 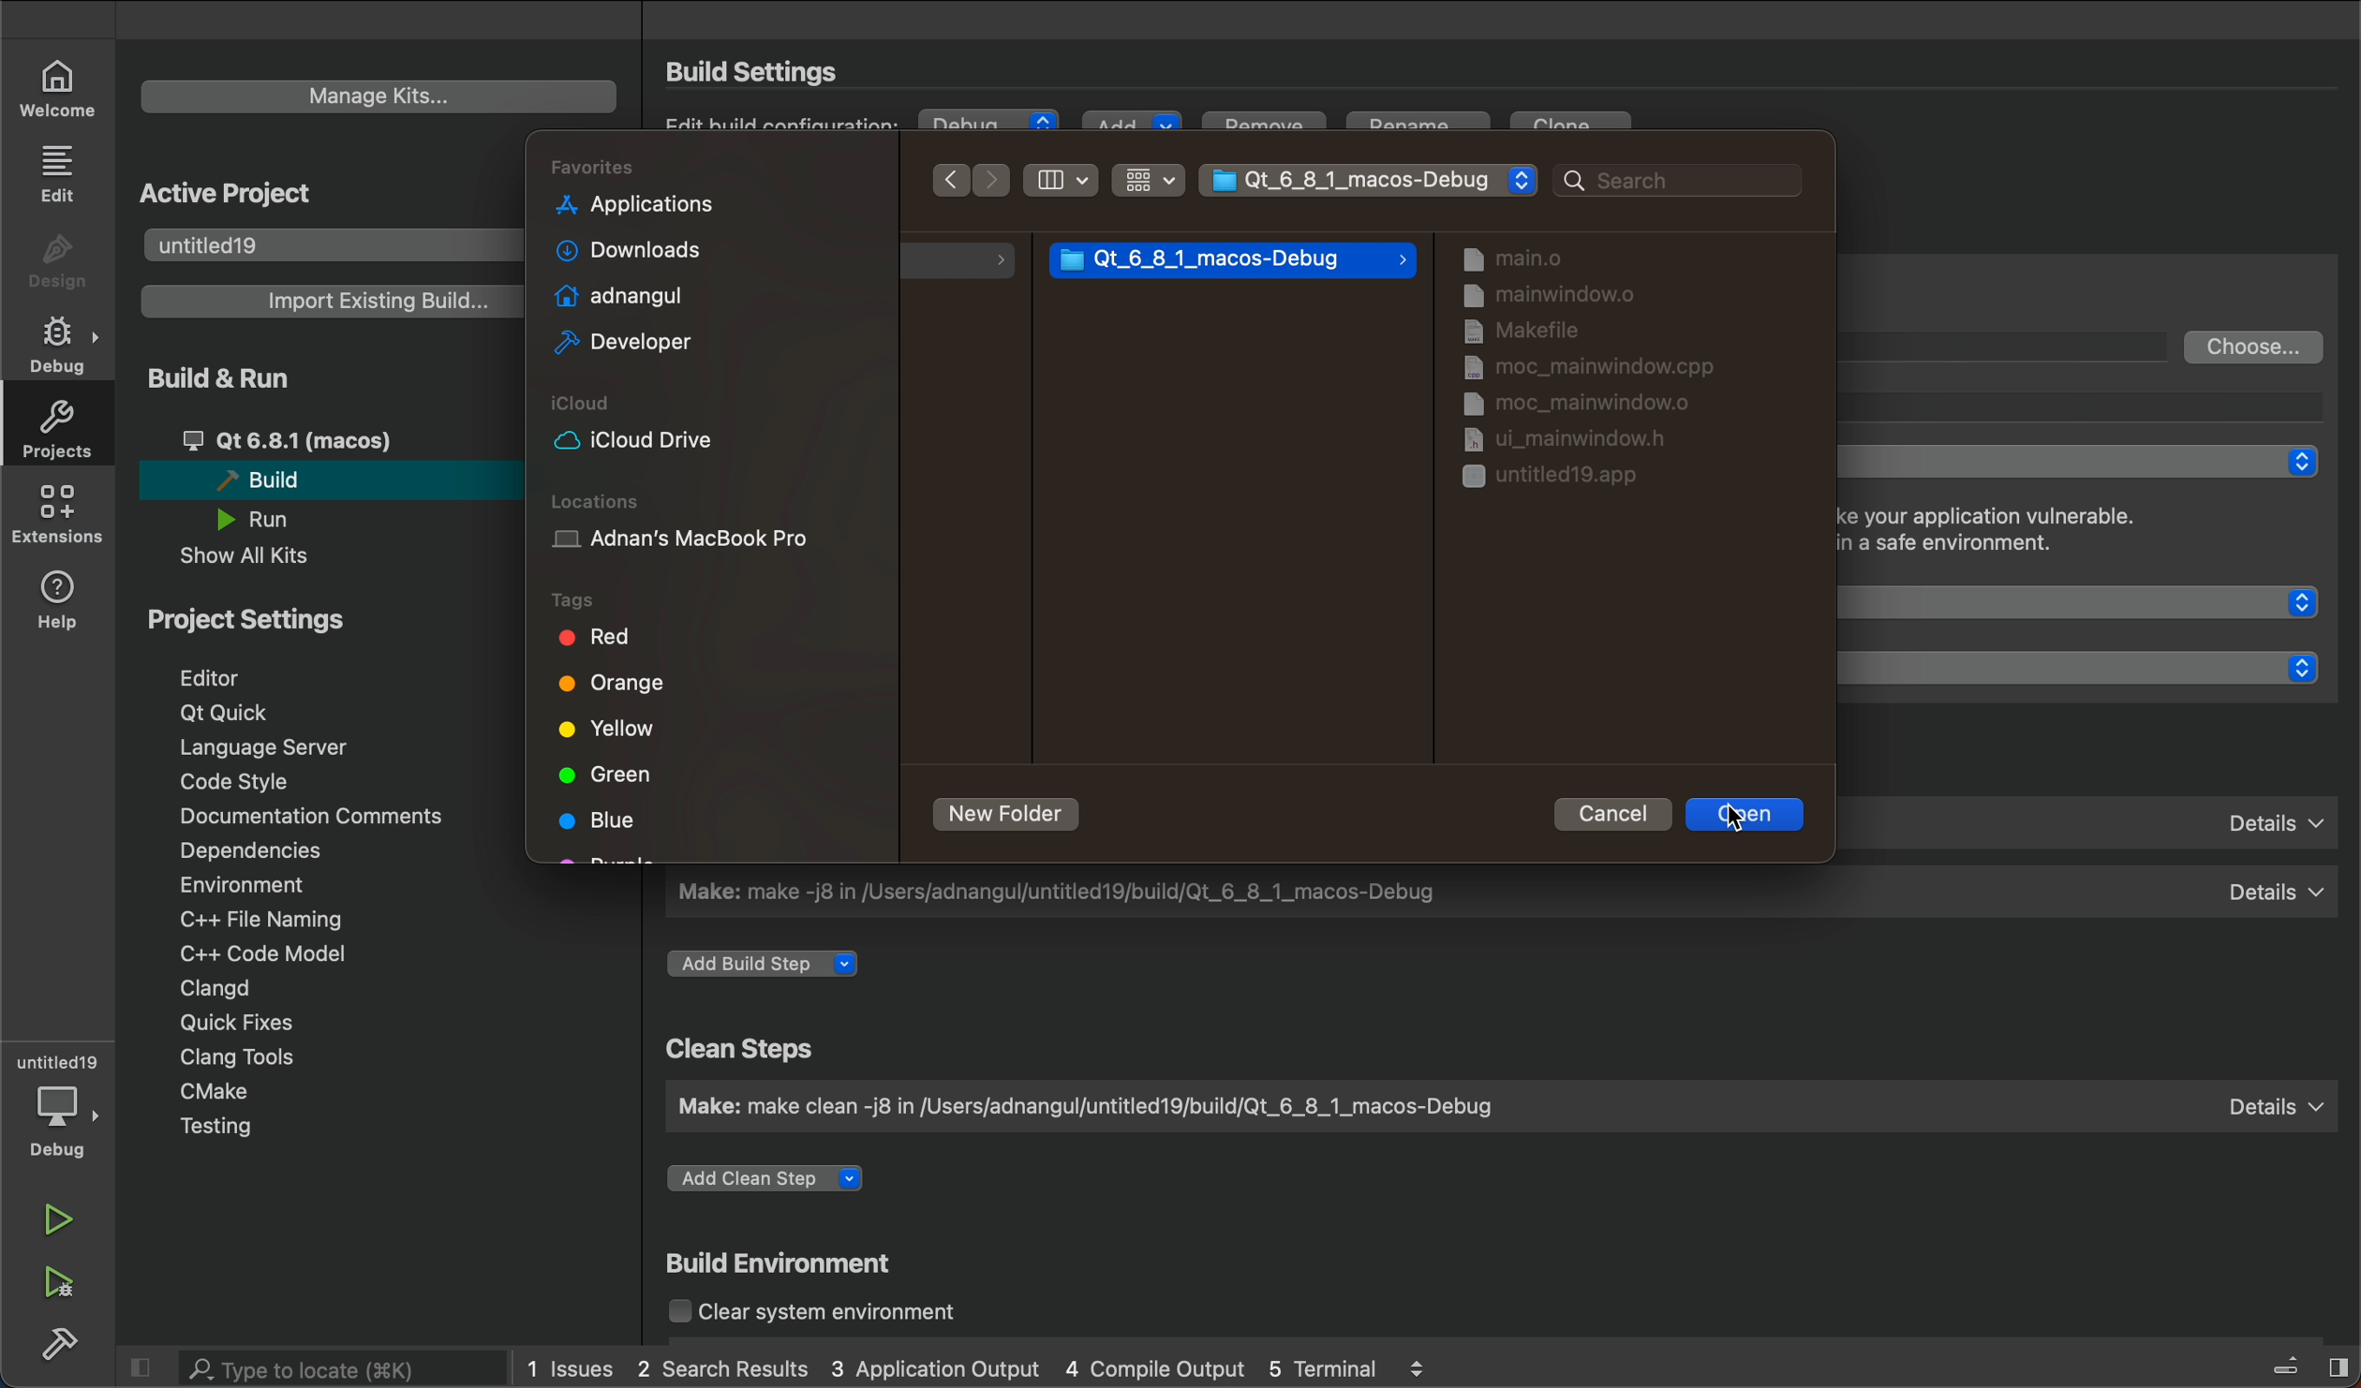 What do you see at coordinates (1546, 299) in the screenshot?
I see `mainwindow` at bounding box center [1546, 299].